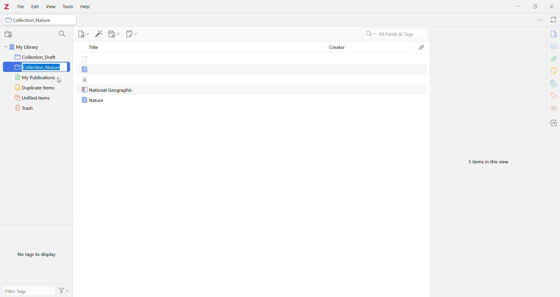 Image resolution: width=560 pixels, height=297 pixels. I want to click on 5 items in this view, so click(481, 162).